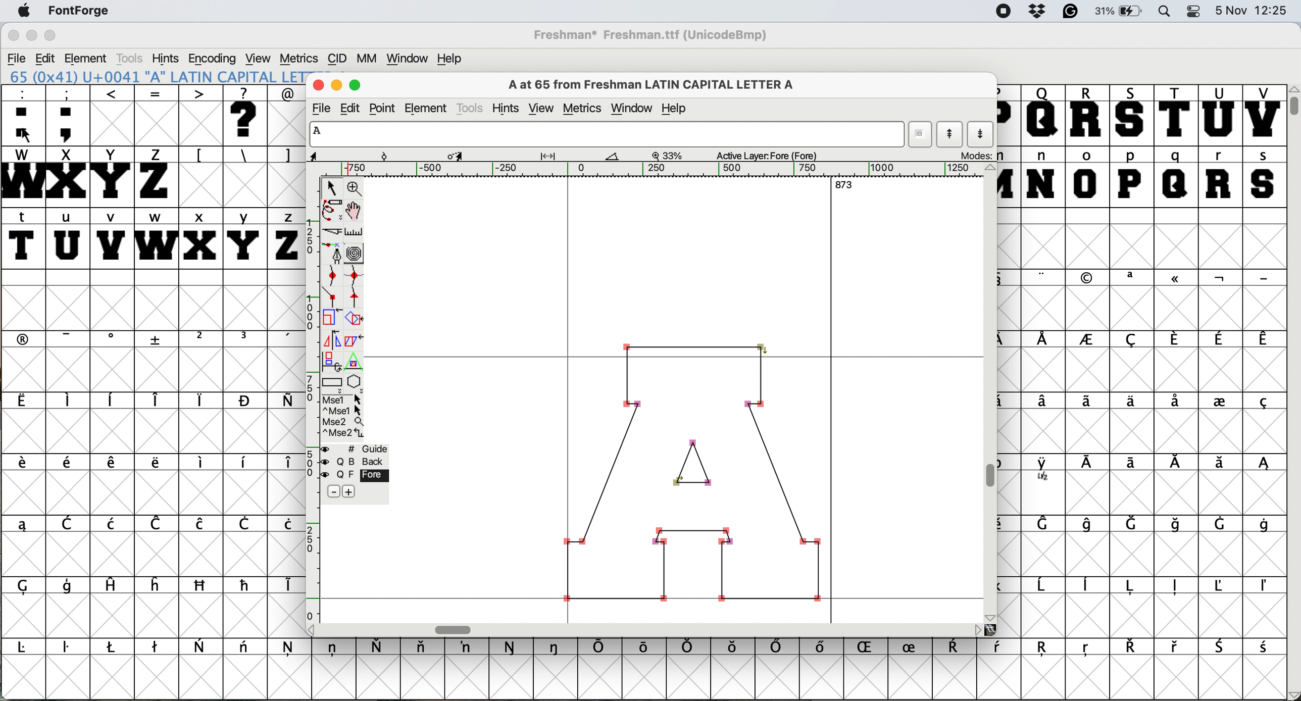 The image size is (1301, 701). I want to click on symbol, so click(1262, 278).